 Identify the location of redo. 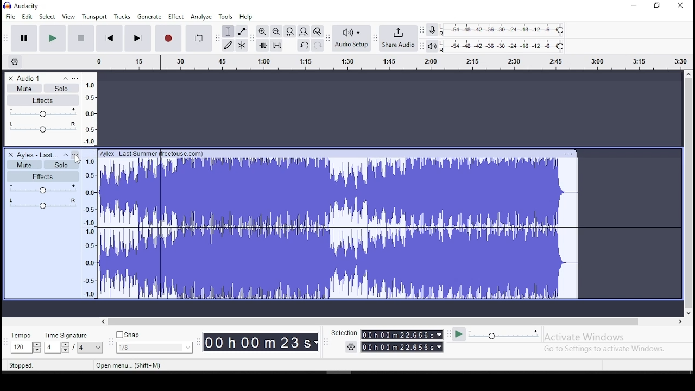
(318, 45).